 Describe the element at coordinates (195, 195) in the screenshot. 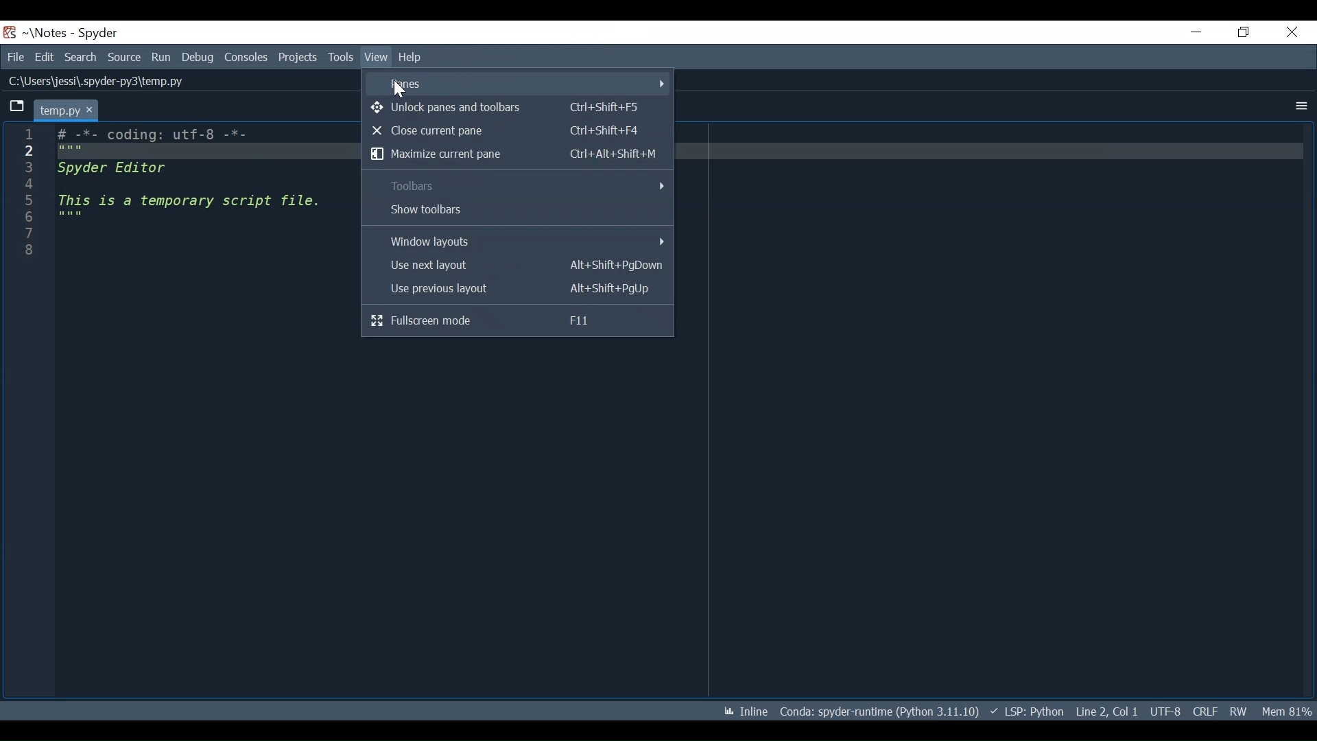

I see `# -*- coding: utf-8 -*- """ Spyder Editor  This is a temporary script file. """` at that location.